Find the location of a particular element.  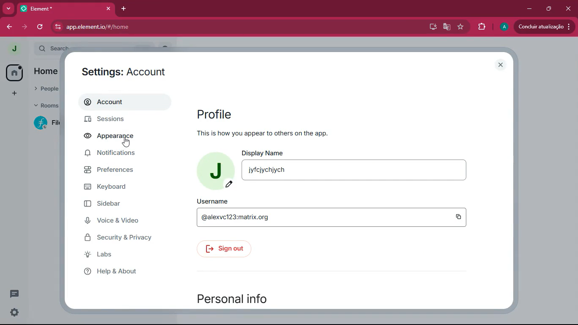

profile picture is located at coordinates (215, 168).